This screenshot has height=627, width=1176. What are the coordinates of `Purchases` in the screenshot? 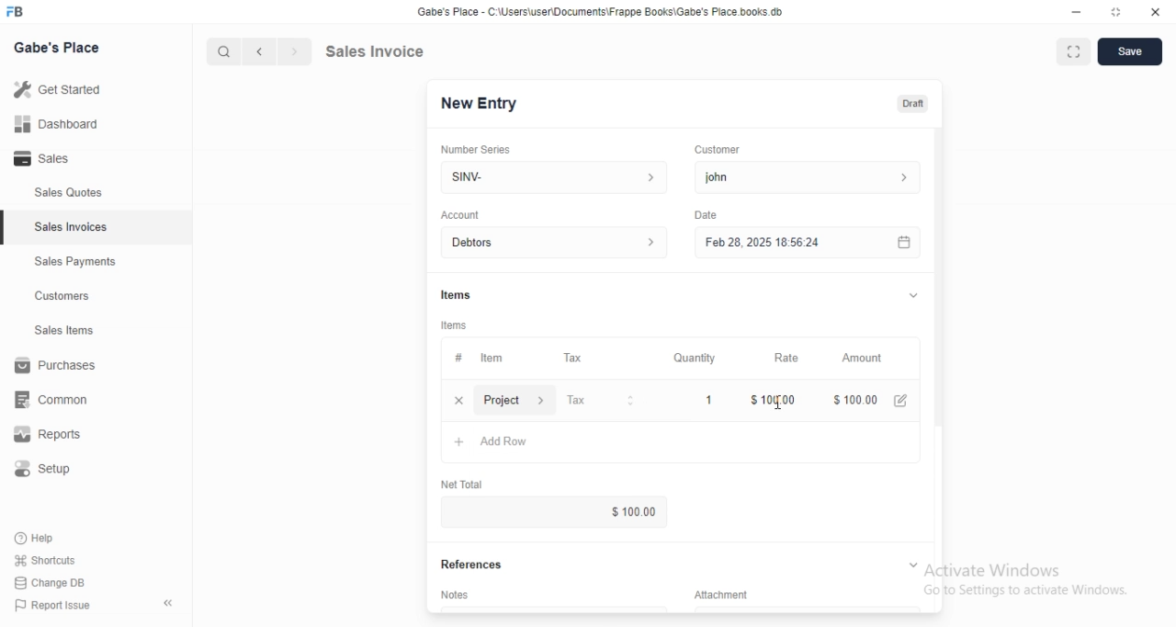 It's located at (59, 368).